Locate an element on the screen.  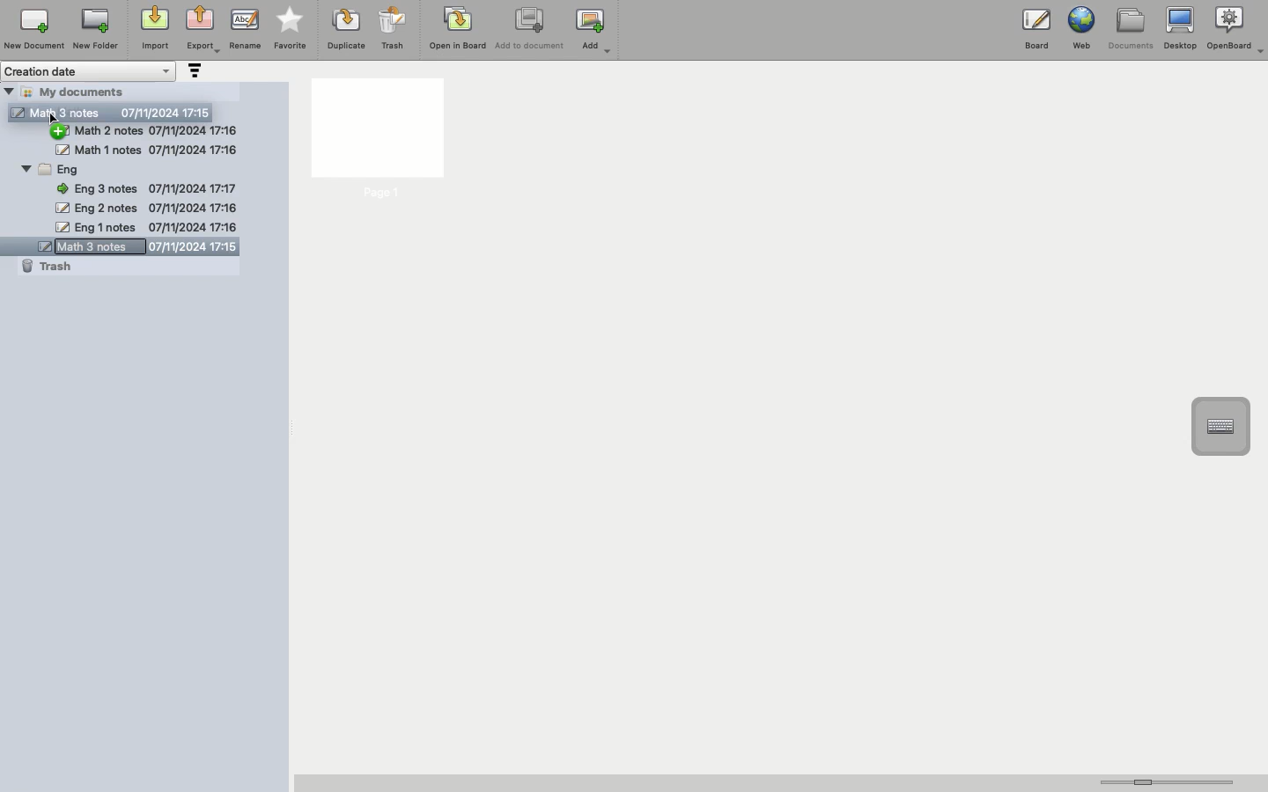
New document is located at coordinates (34, 29).